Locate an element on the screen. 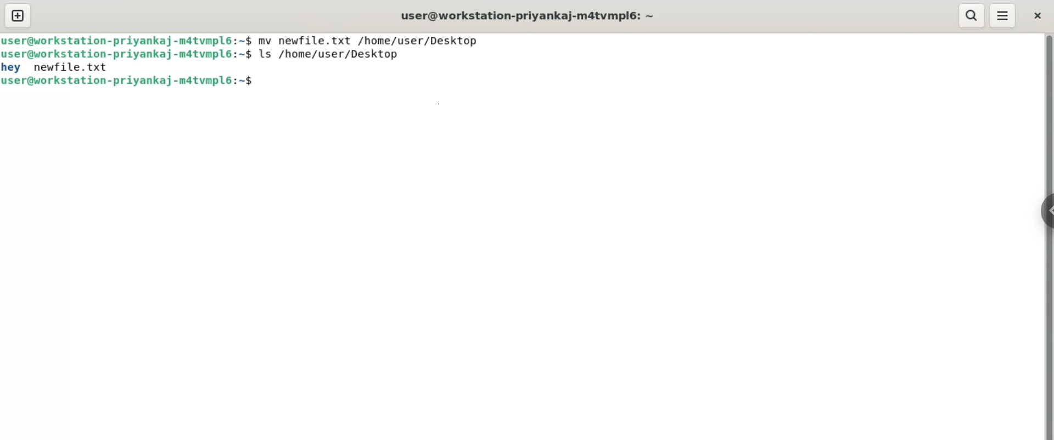  user@workstation-priyankaj-matvmpl6:~ is located at coordinates (531, 18).